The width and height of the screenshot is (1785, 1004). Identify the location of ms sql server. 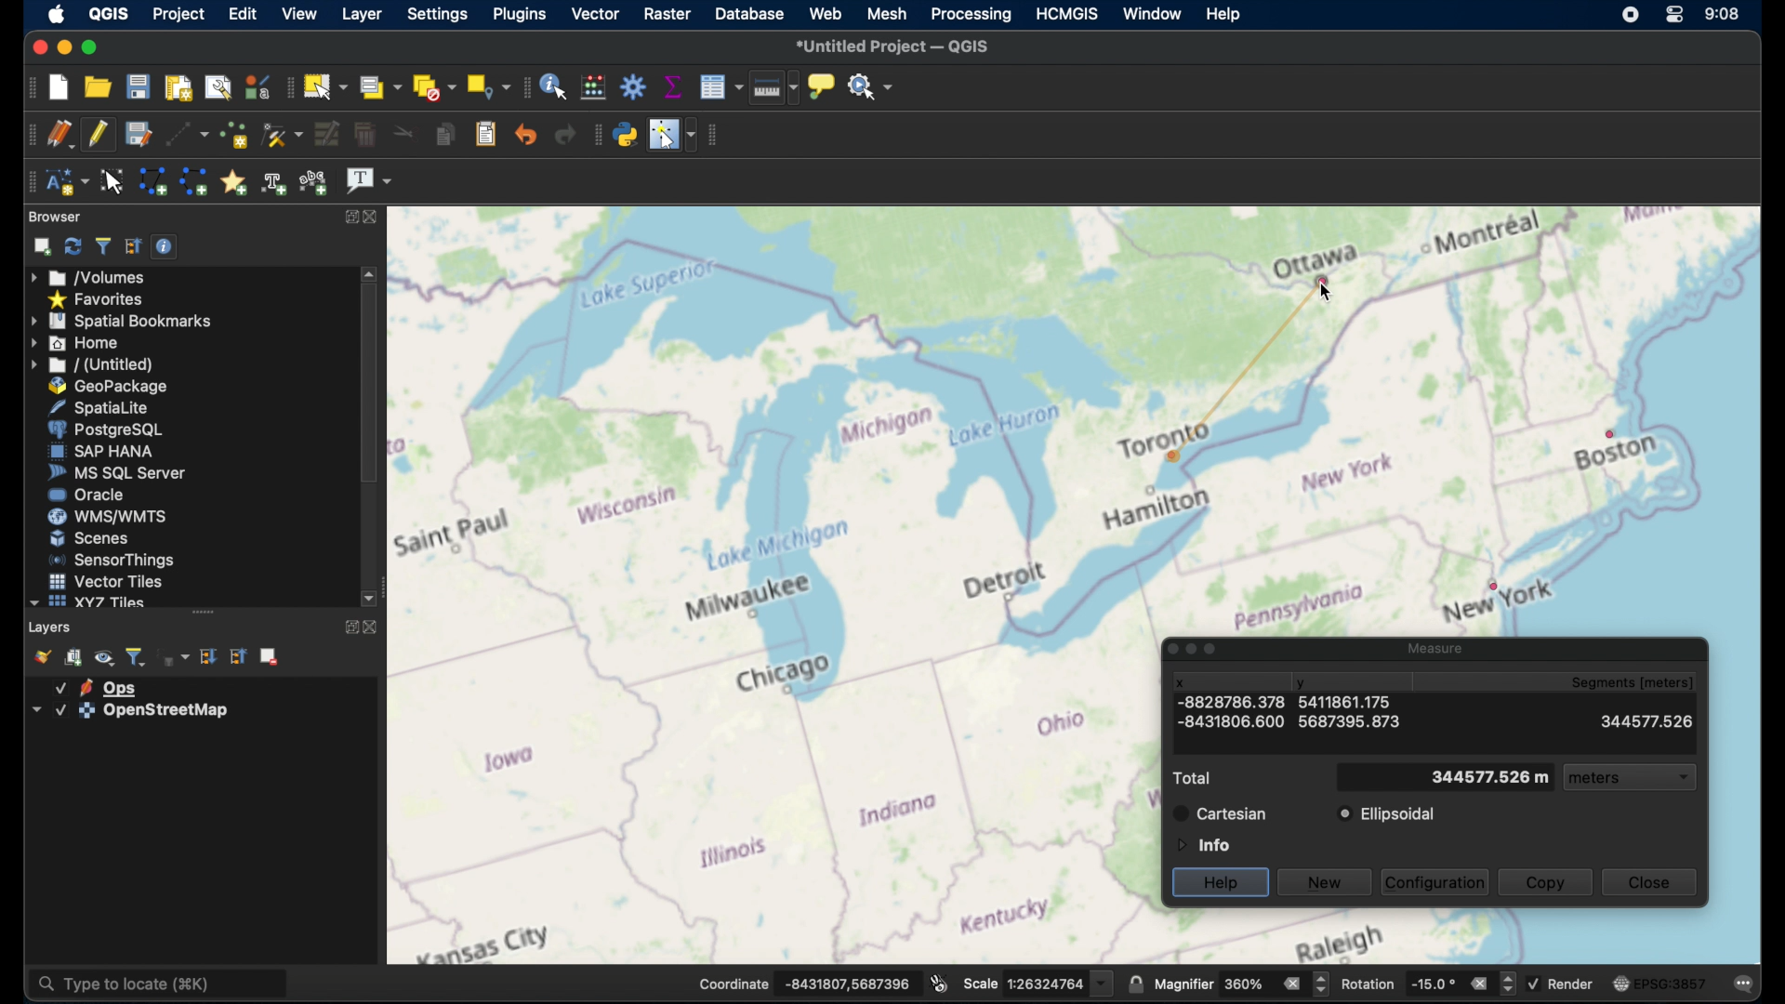
(116, 474).